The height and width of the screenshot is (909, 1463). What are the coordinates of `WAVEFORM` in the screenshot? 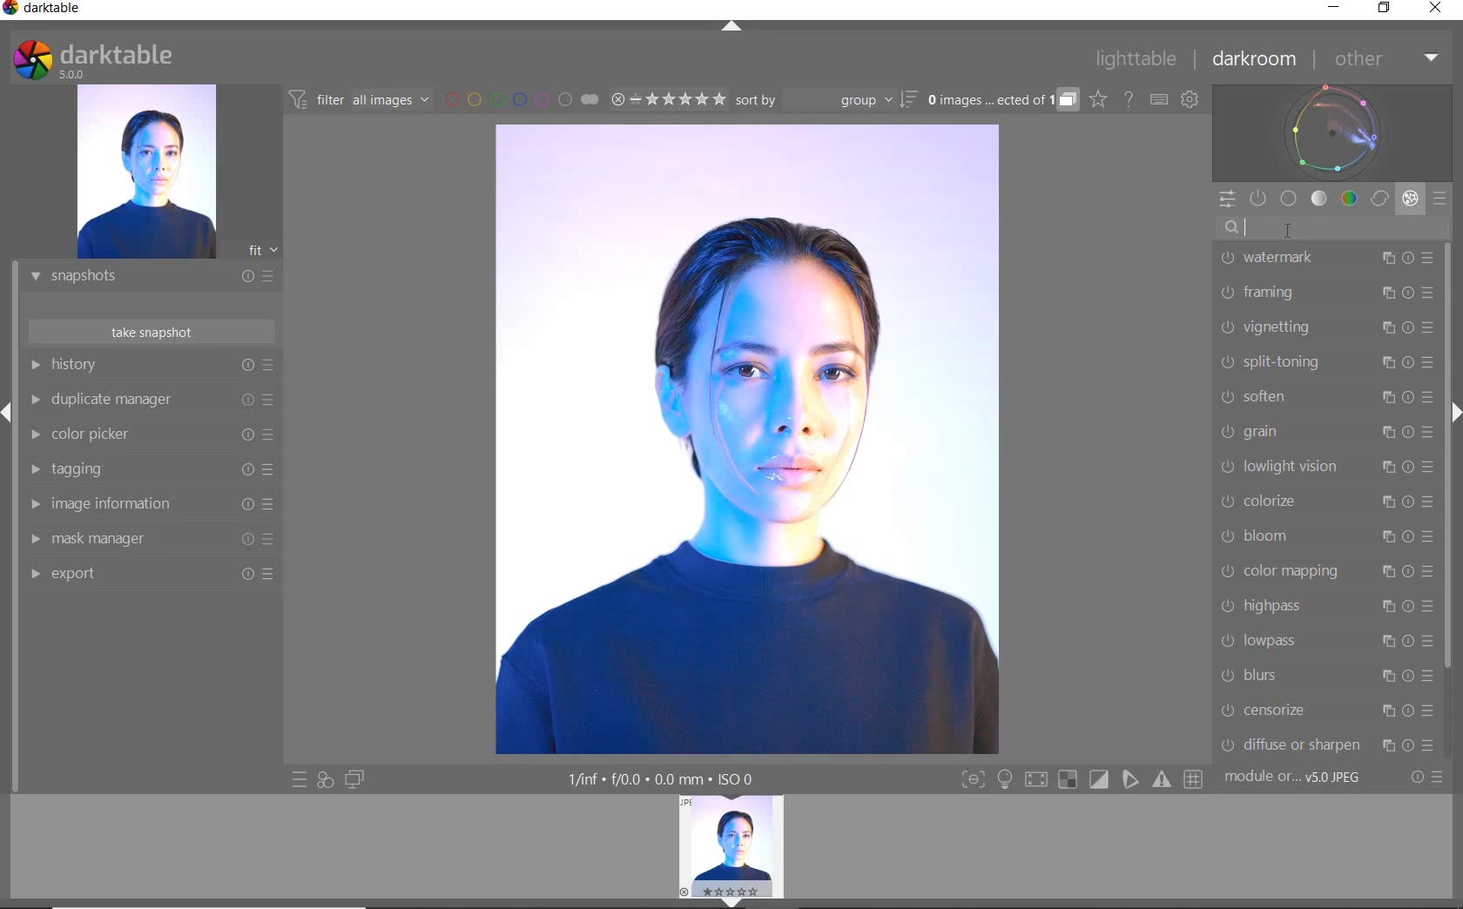 It's located at (1332, 131).